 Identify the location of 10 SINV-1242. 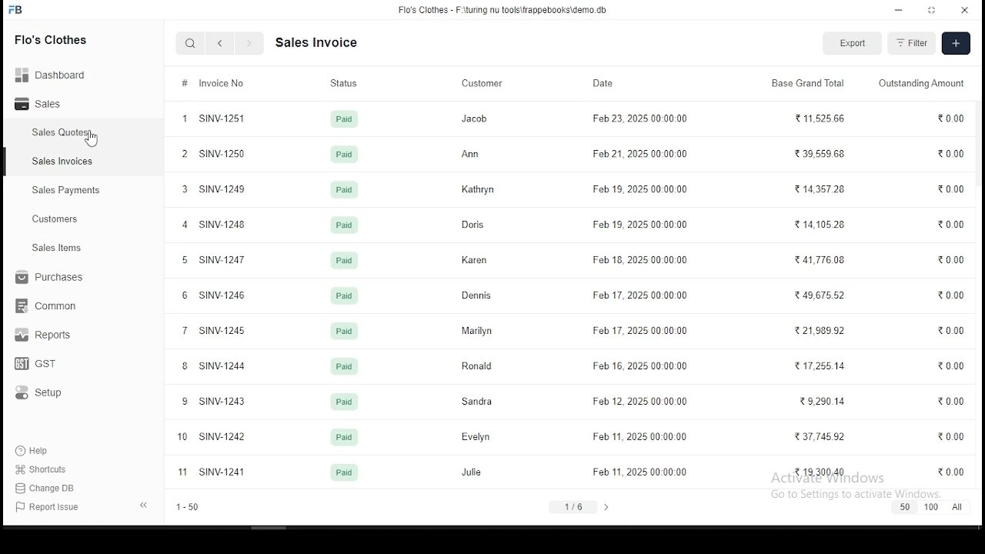
(214, 437).